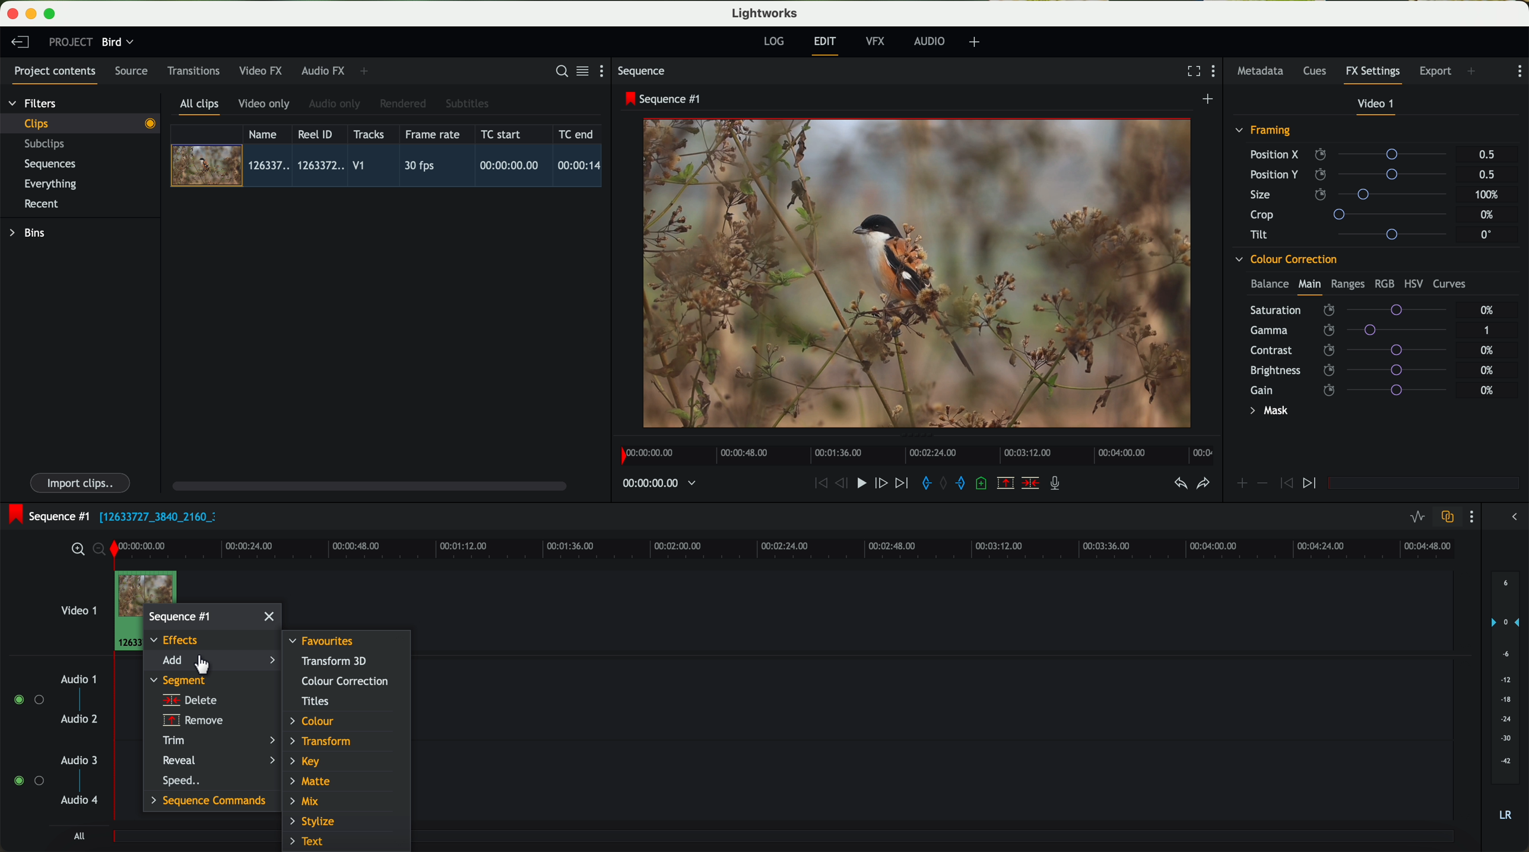 The image size is (1529, 852). I want to click on 0.5, so click(1487, 155).